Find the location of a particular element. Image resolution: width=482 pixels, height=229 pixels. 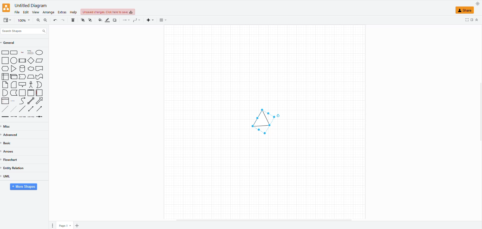

zoom in  is located at coordinates (45, 21).